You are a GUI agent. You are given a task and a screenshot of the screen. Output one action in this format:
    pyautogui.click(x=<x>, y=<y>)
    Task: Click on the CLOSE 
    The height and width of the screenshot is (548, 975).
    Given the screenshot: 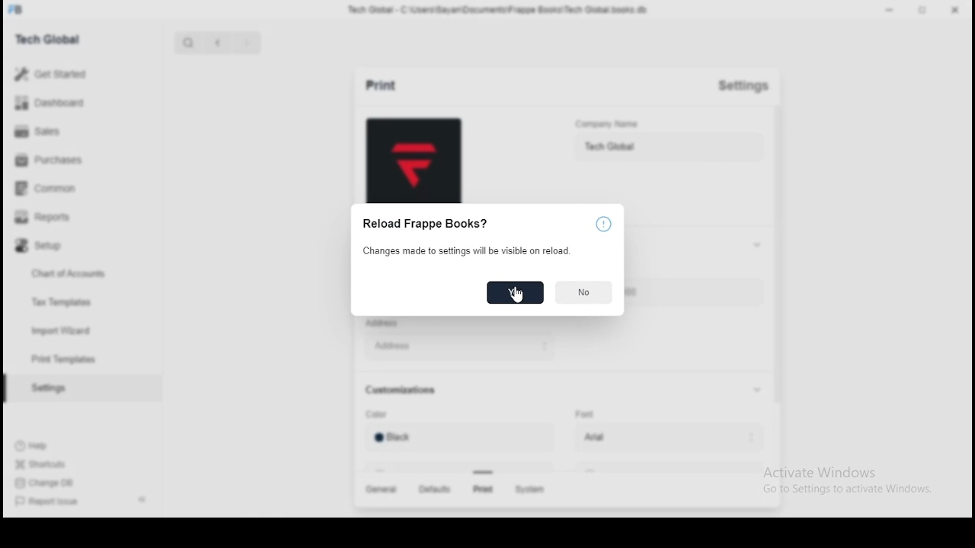 What is the action you would take?
    pyautogui.click(x=956, y=10)
    